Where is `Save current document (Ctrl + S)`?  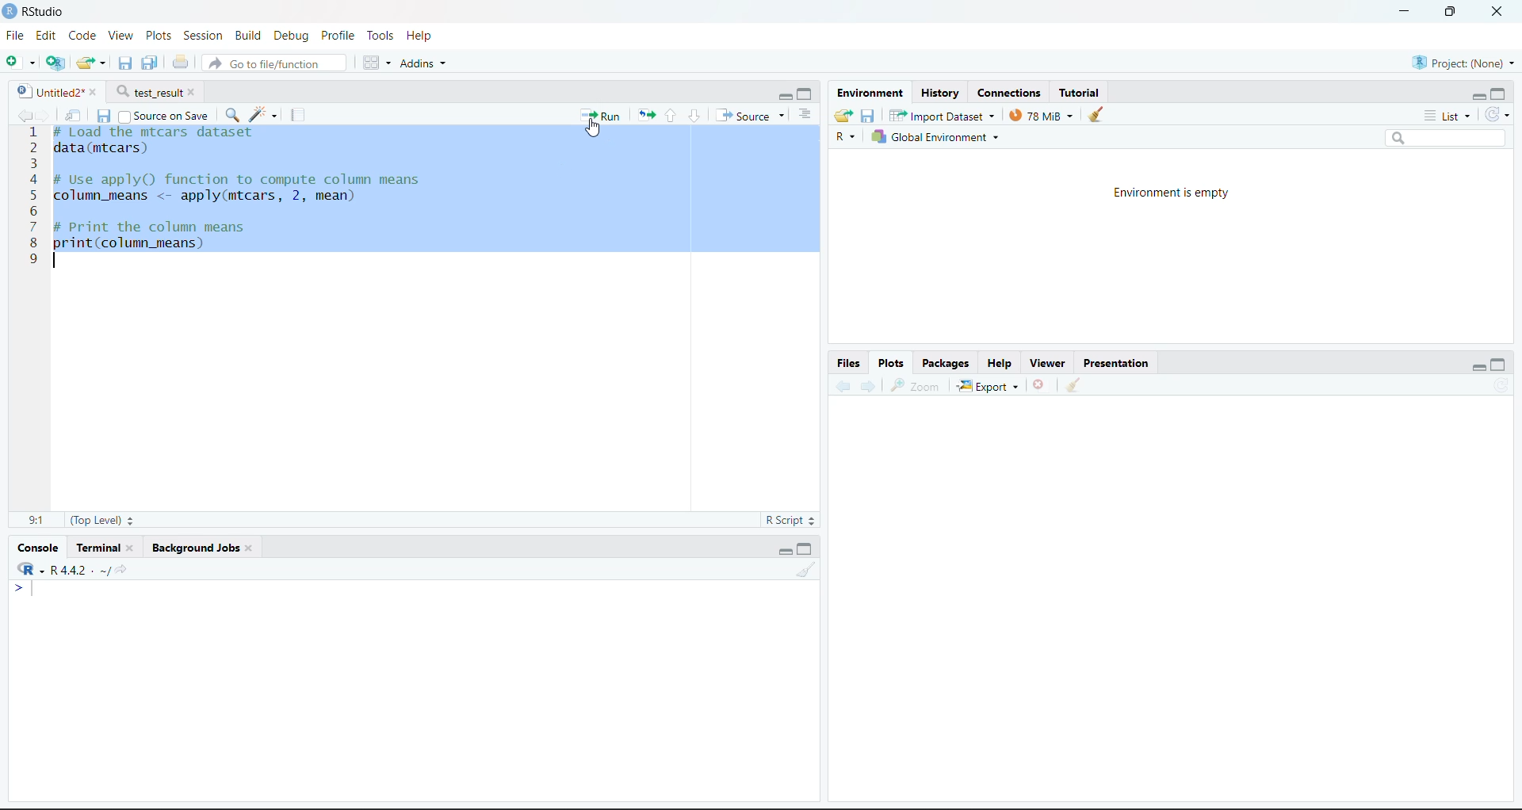
Save current document (Ctrl + S) is located at coordinates (127, 61).